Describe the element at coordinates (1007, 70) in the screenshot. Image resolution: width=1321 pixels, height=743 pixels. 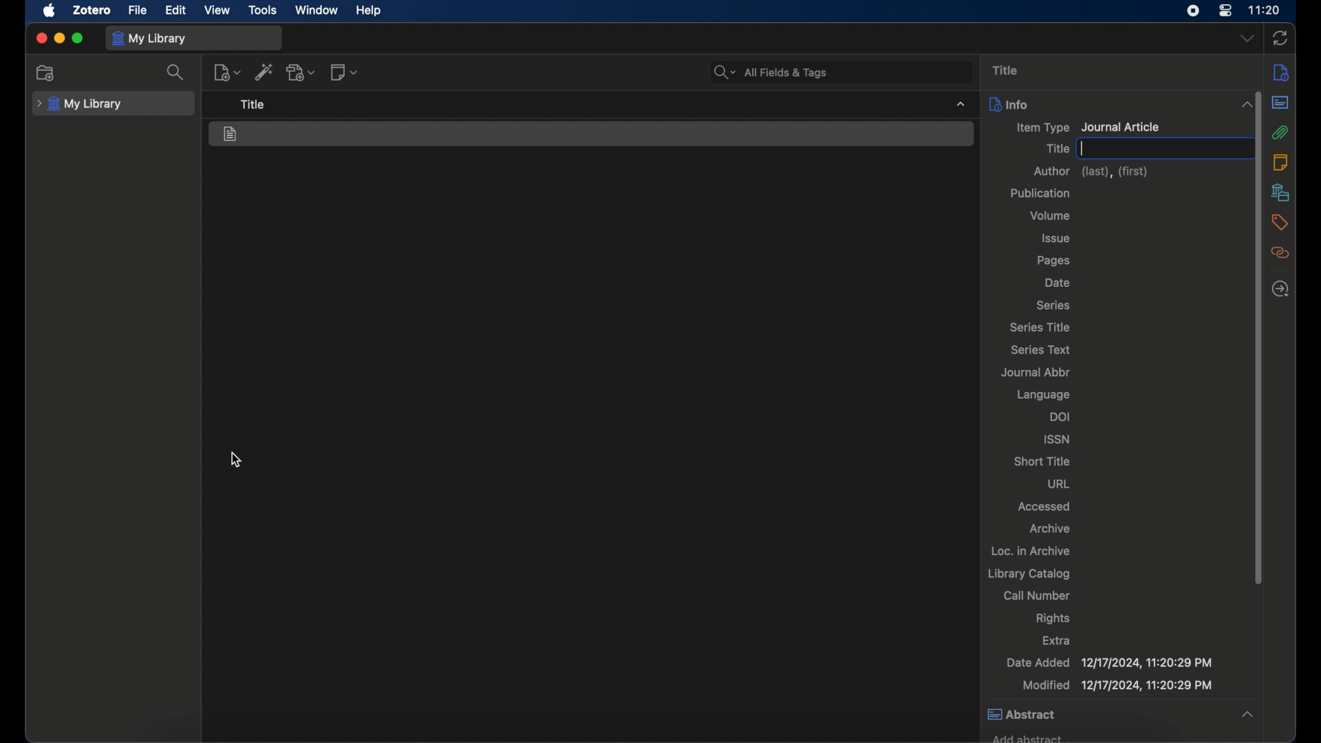
I see `title` at that location.